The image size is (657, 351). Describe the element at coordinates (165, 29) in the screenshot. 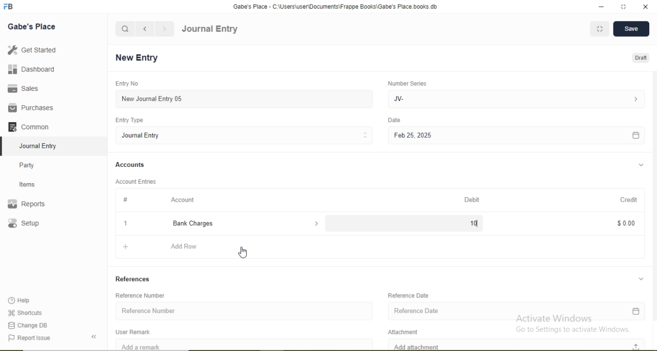

I see `navigate forward` at that location.